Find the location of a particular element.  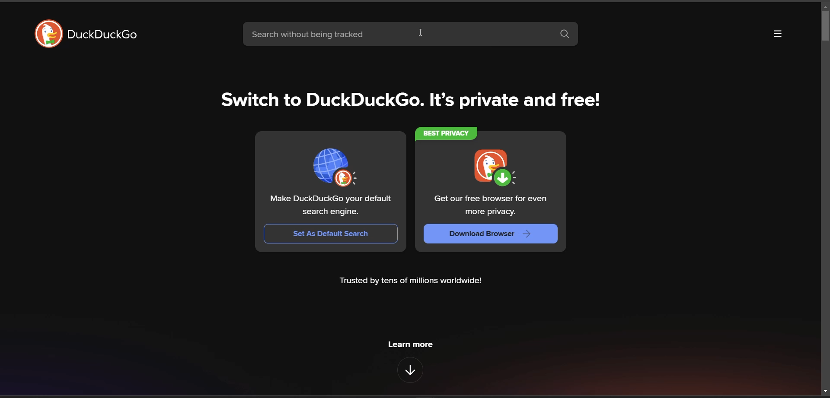

download browser is located at coordinates (492, 233).